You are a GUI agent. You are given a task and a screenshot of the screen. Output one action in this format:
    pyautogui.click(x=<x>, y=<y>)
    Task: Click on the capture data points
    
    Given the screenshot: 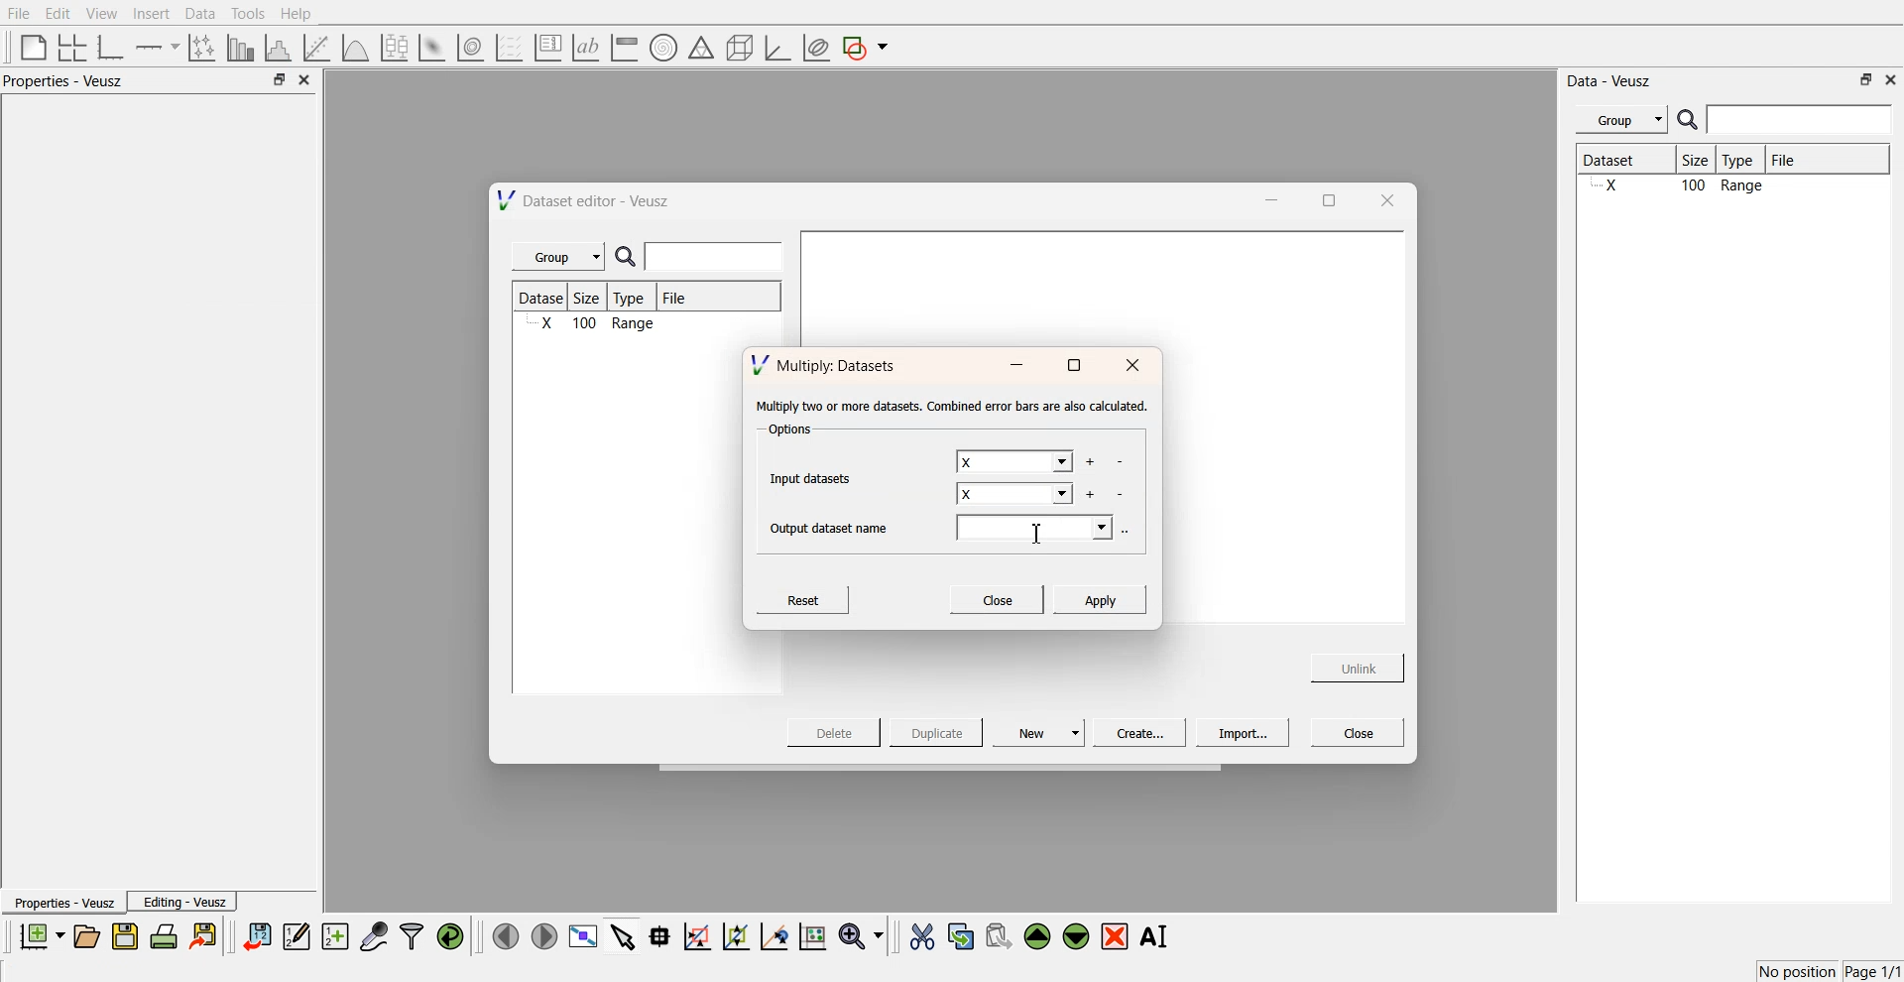 What is the action you would take?
    pyautogui.click(x=375, y=937)
    